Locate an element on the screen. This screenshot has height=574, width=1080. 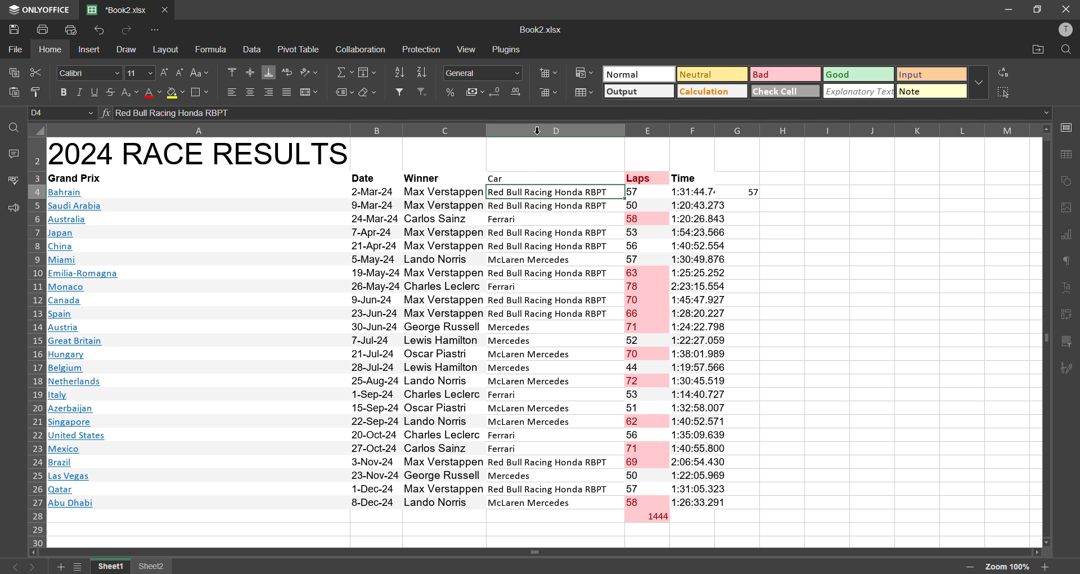
font size is located at coordinates (138, 72).